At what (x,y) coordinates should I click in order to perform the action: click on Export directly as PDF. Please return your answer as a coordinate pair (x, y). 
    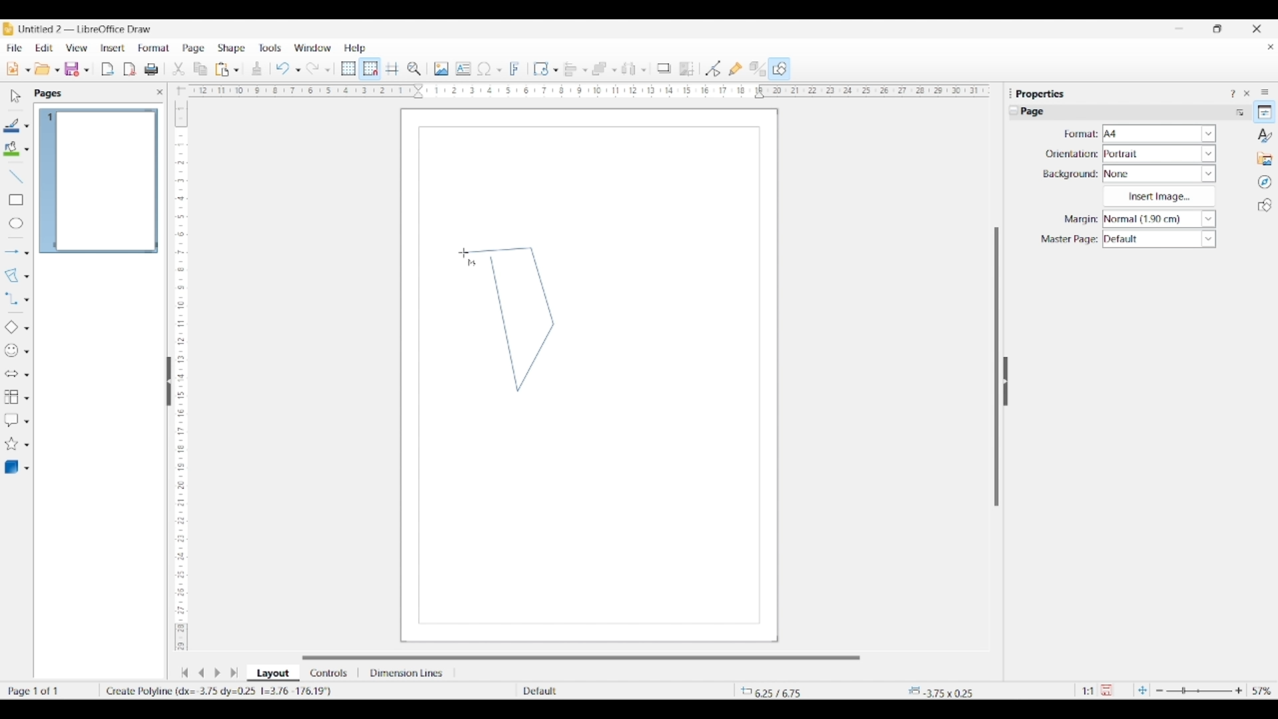
    Looking at the image, I should click on (130, 70).